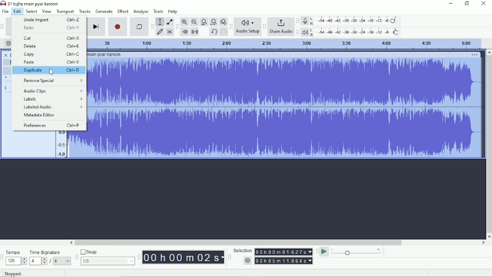 This screenshot has height=277, width=492. I want to click on Multi-tool, so click(169, 32).